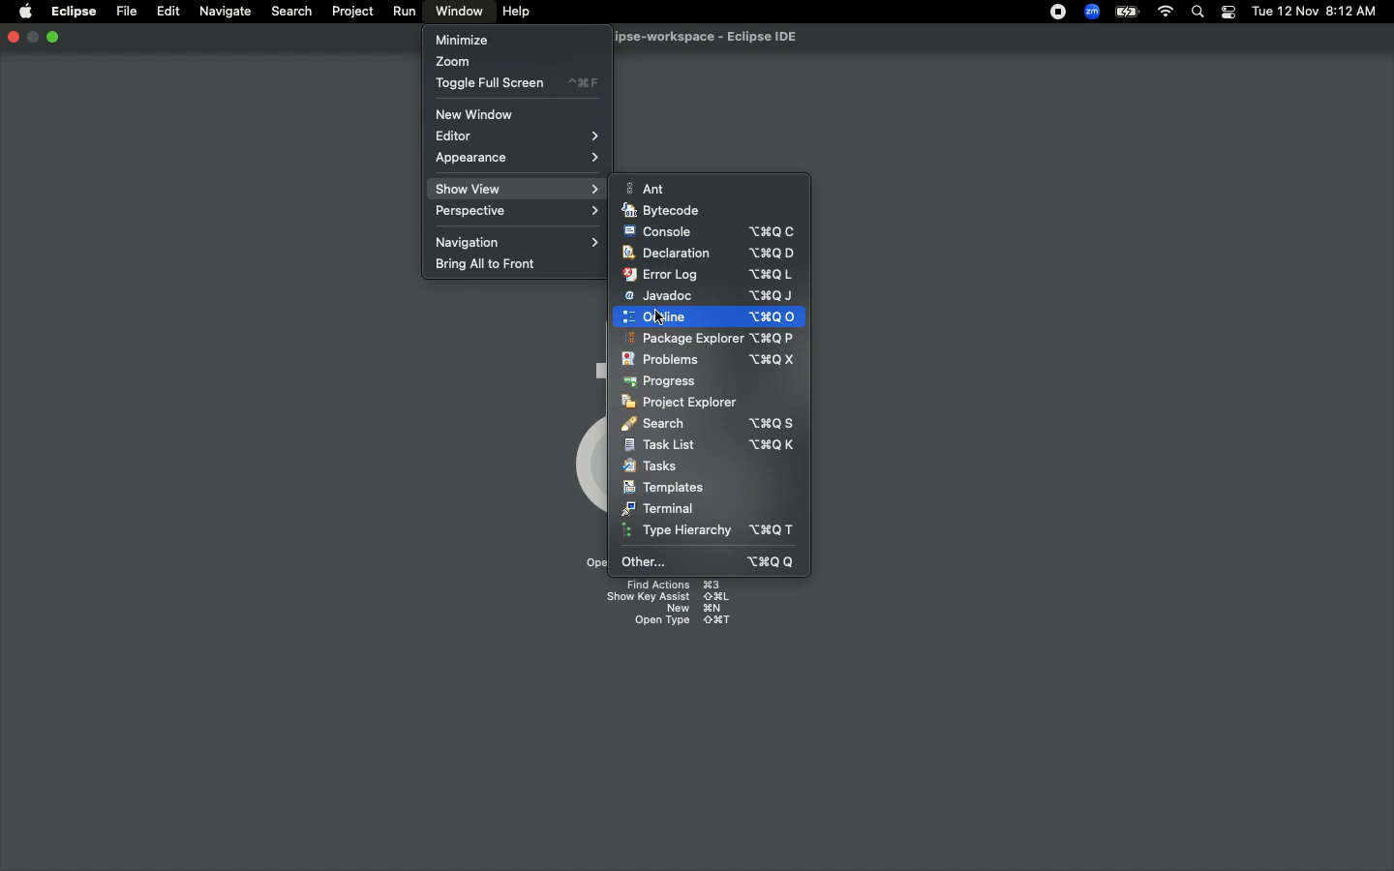  I want to click on Eclipse IDE workspace, so click(714, 37).